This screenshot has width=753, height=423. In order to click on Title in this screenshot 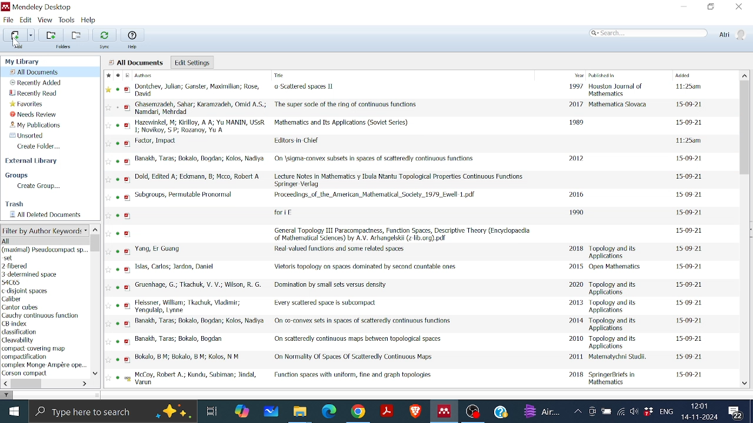, I will do `click(327, 303)`.